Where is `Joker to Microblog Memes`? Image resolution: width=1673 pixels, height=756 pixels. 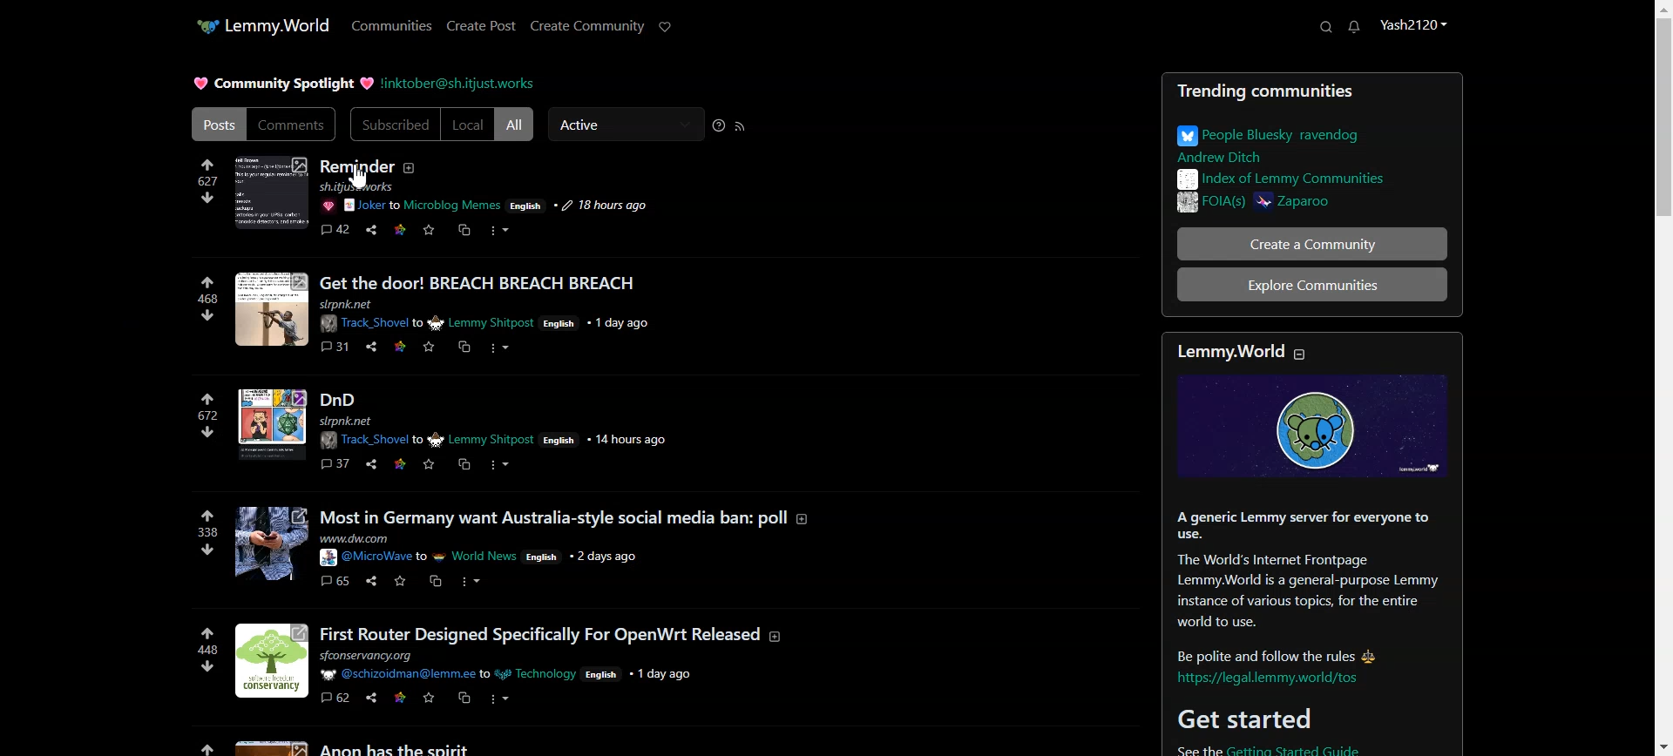
Joker to Microblog Memes is located at coordinates (423, 205).